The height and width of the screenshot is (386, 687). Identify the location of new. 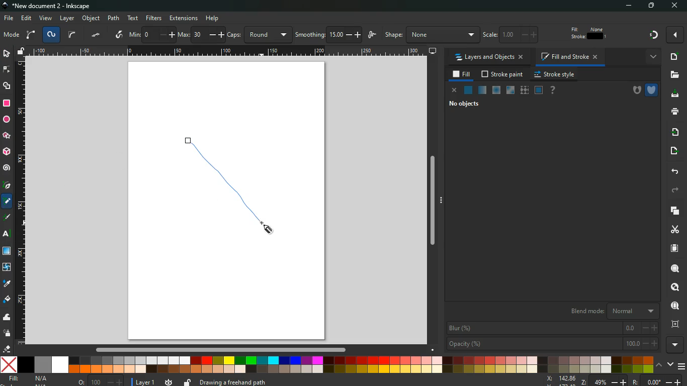
(674, 56).